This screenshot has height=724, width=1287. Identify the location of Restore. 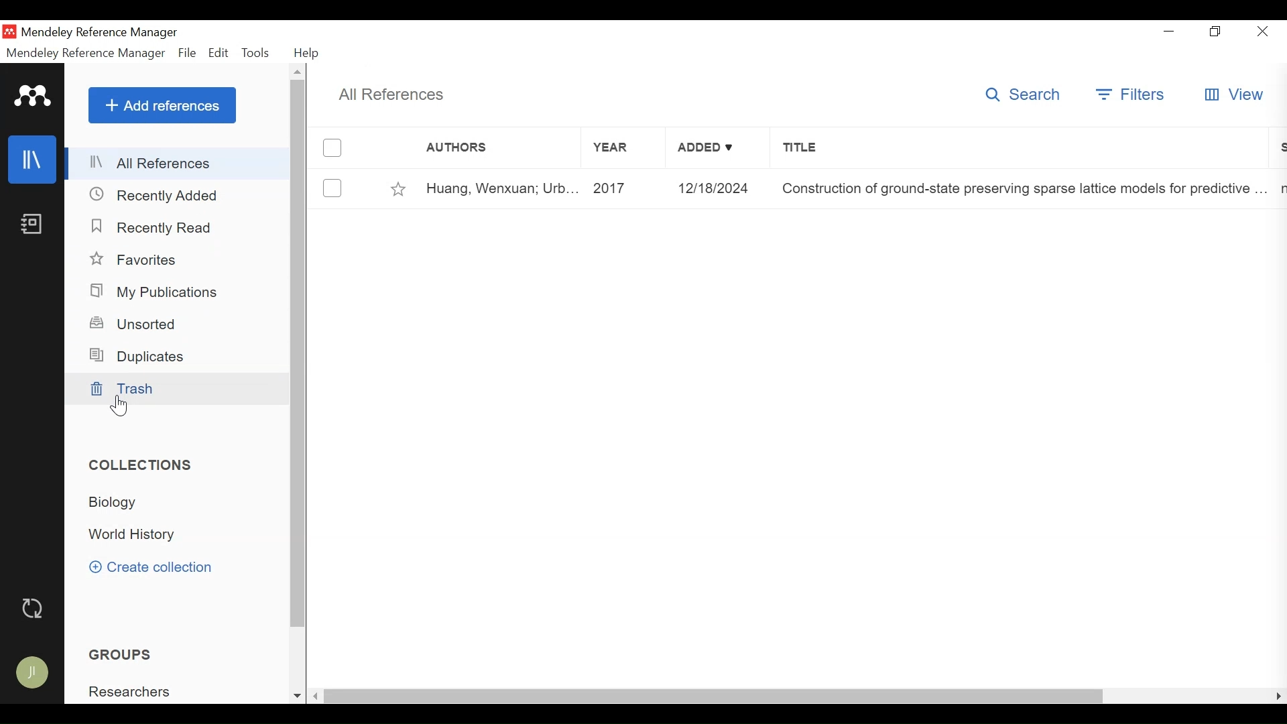
(1214, 32).